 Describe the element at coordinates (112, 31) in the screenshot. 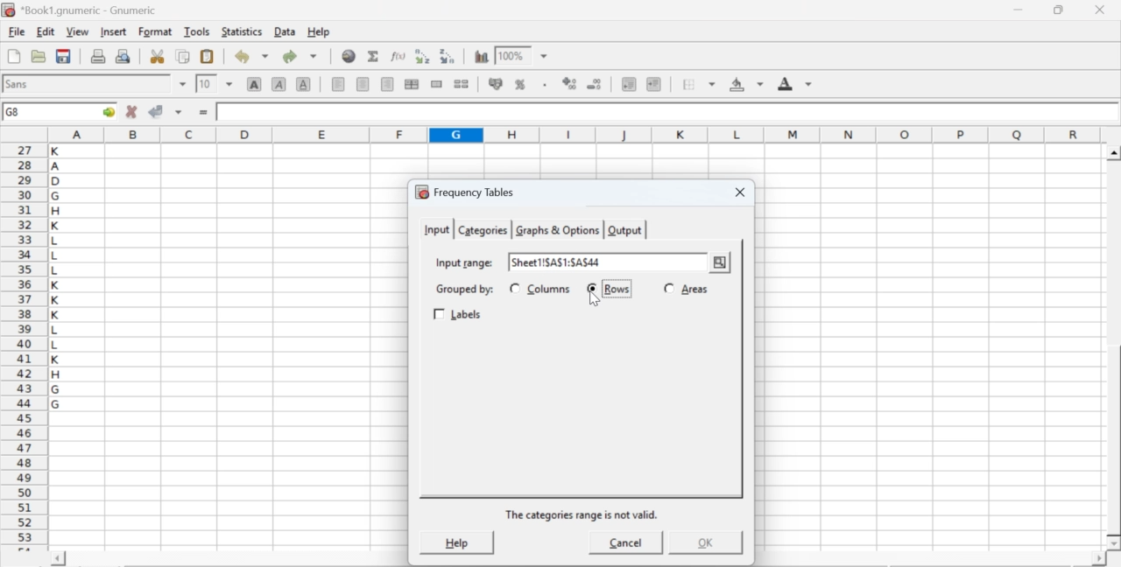

I see `insert` at that location.